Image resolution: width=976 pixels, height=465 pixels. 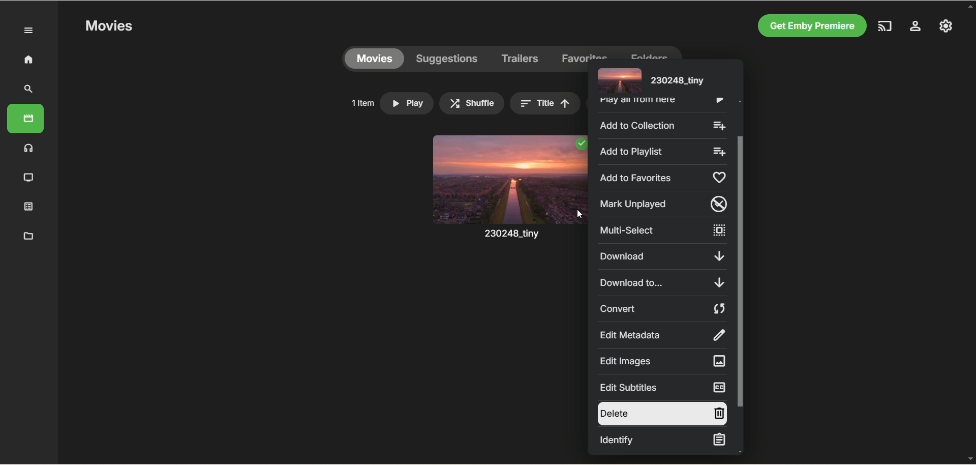 I want to click on play all from here, so click(x=660, y=103).